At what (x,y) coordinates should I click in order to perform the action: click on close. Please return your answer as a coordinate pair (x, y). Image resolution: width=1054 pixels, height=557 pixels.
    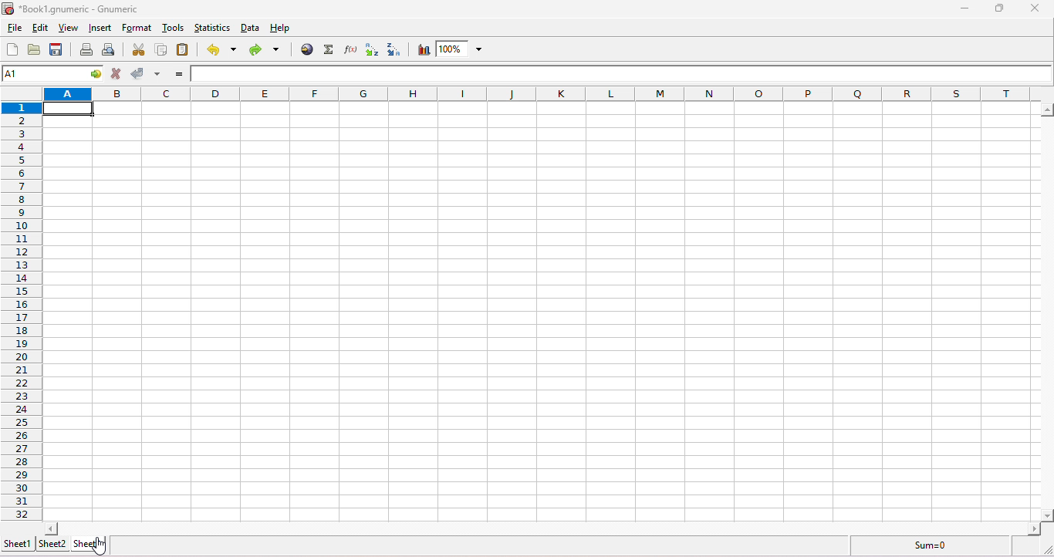
    Looking at the image, I should click on (1040, 7).